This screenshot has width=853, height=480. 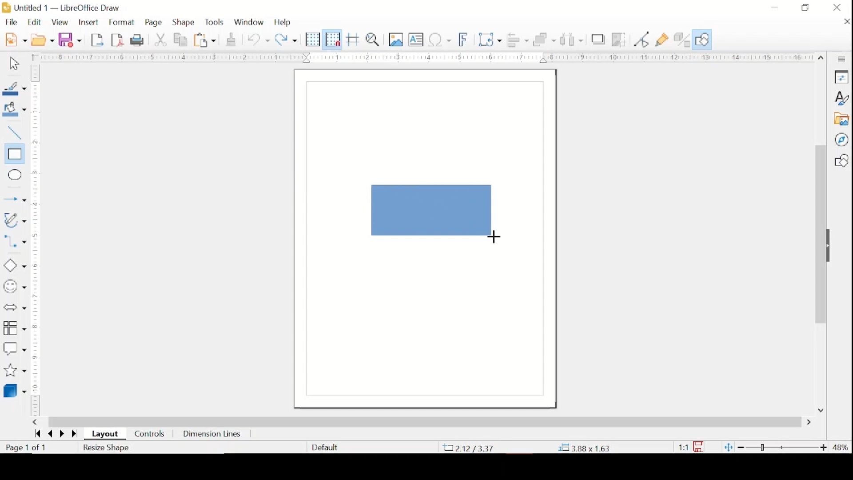 What do you see at coordinates (573, 39) in the screenshot?
I see `select at least three objects to distribute` at bounding box center [573, 39].